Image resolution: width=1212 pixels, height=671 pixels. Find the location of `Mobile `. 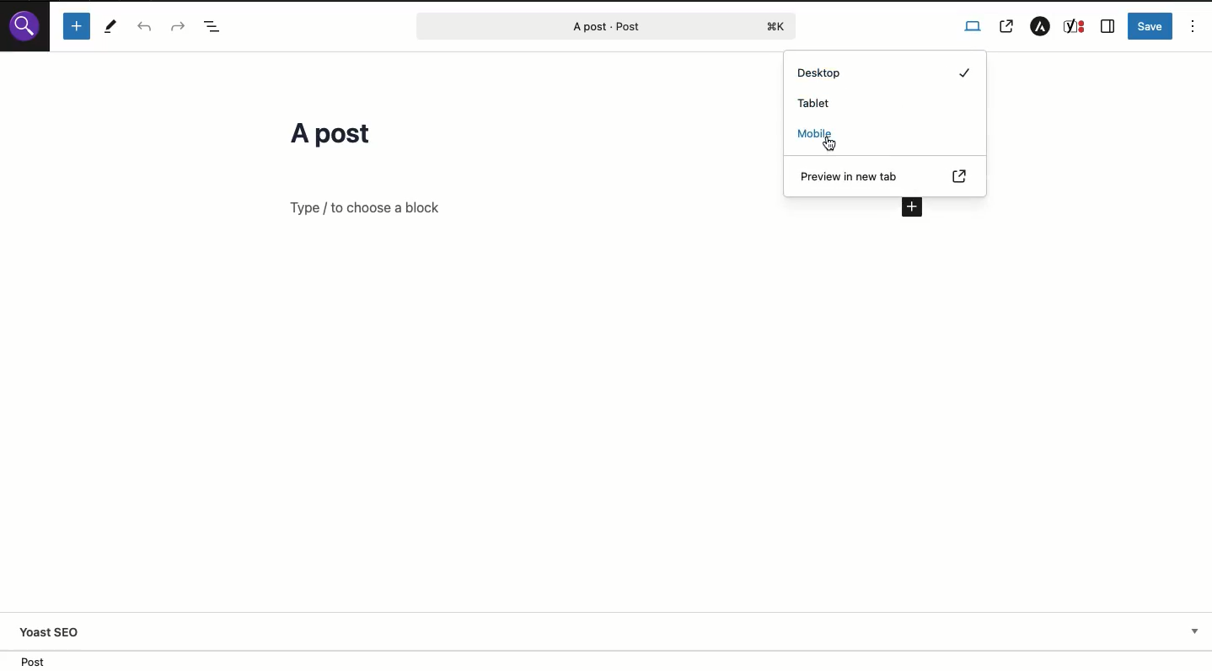

Mobile  is located at coordinates (817, 135).